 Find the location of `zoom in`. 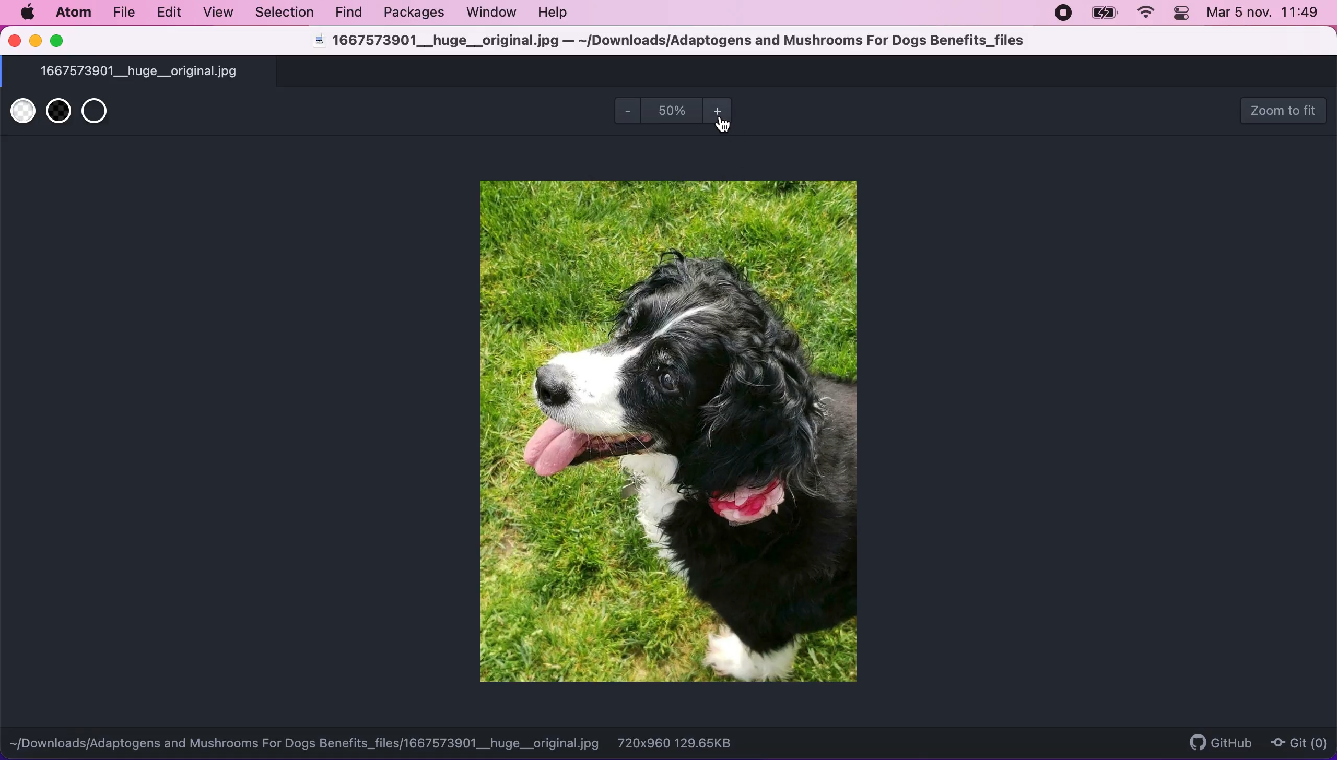

zoom in is located at coordinates (723, 113).